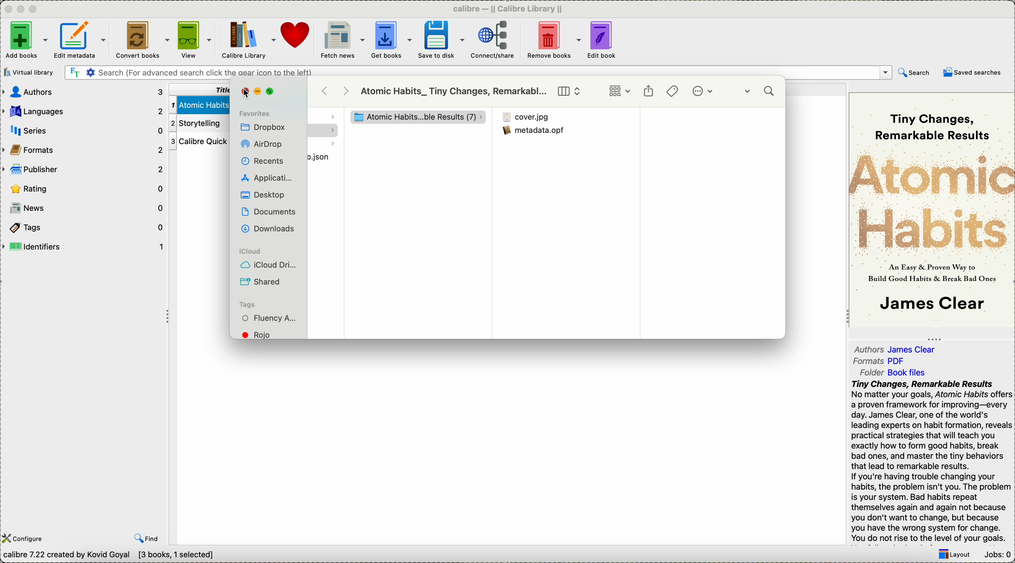 The image size is (1015, 563). I want to click on atomic habits folder, so click(563, 118).